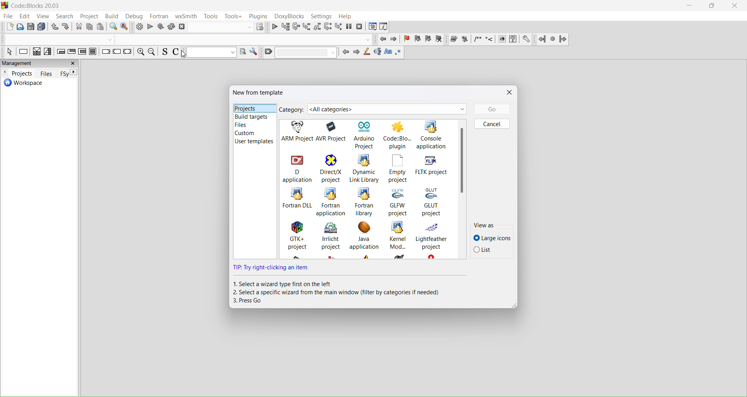 Image resolution: width=747 pixels, height=397 pixels. Describe the element at coordinates (152, 53) in the screenshot. I see `zoom out` at that location.